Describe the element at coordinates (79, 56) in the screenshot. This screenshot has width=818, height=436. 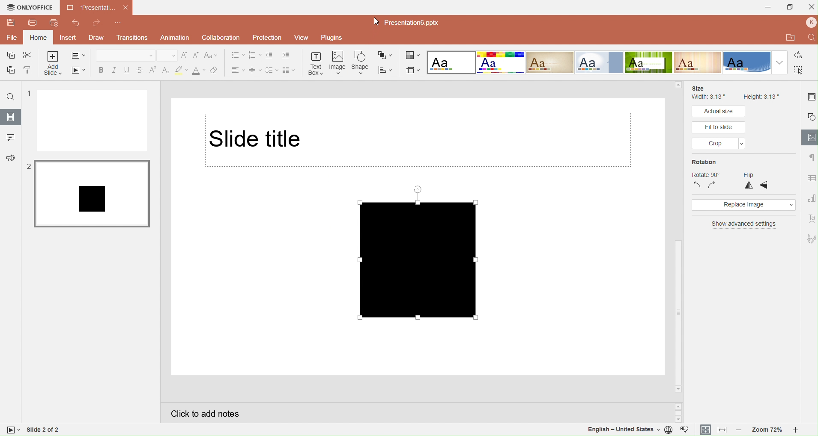
I see `Change slide layout` at that location.